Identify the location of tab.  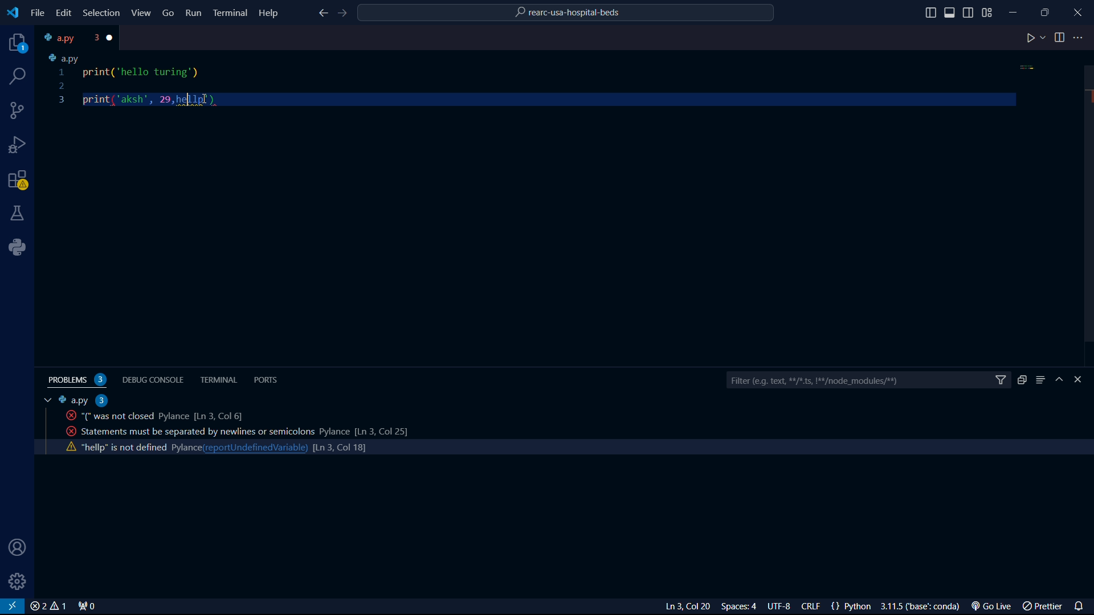
(69, 38).